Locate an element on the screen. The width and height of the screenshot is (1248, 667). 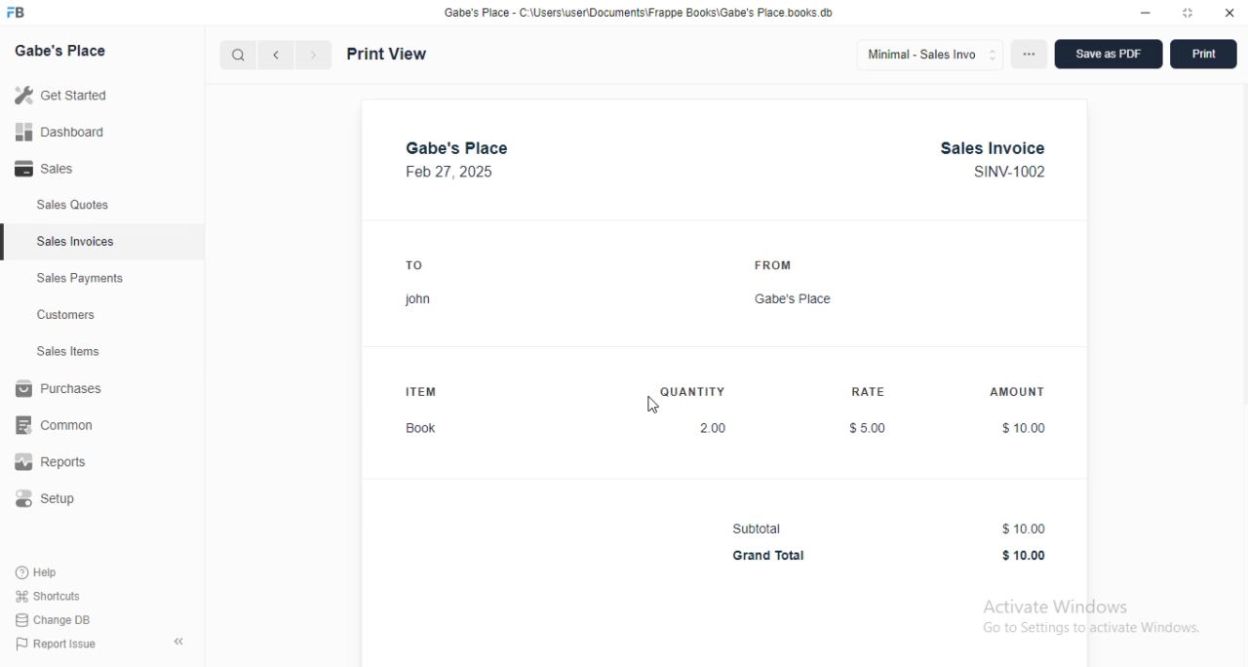
FROM is located at coordinates (775, 265).